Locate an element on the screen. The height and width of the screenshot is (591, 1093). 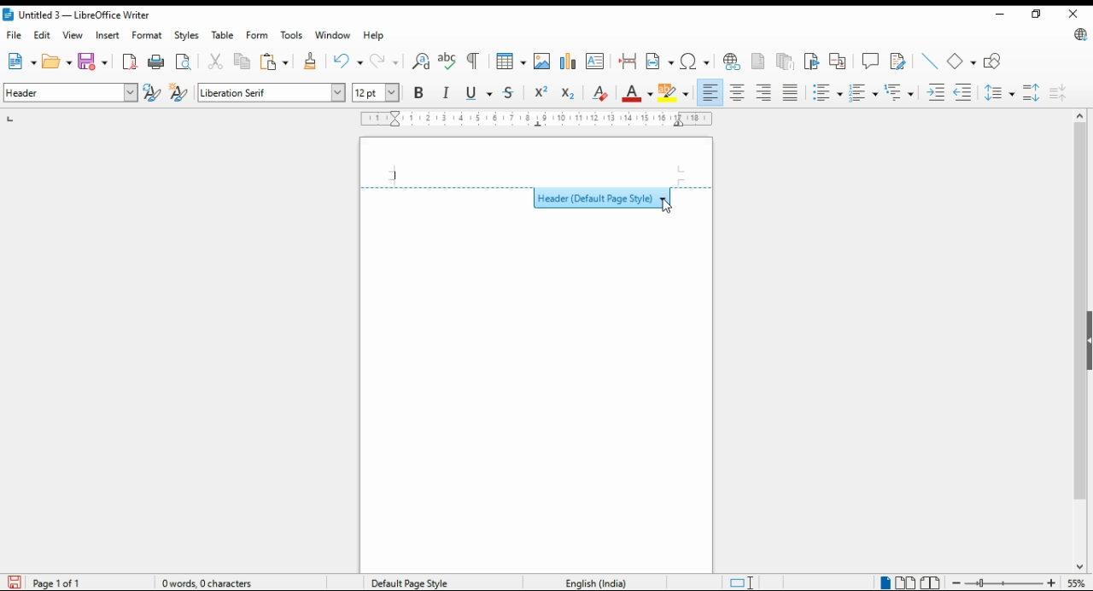
copy is located at coordinates (243, 62).